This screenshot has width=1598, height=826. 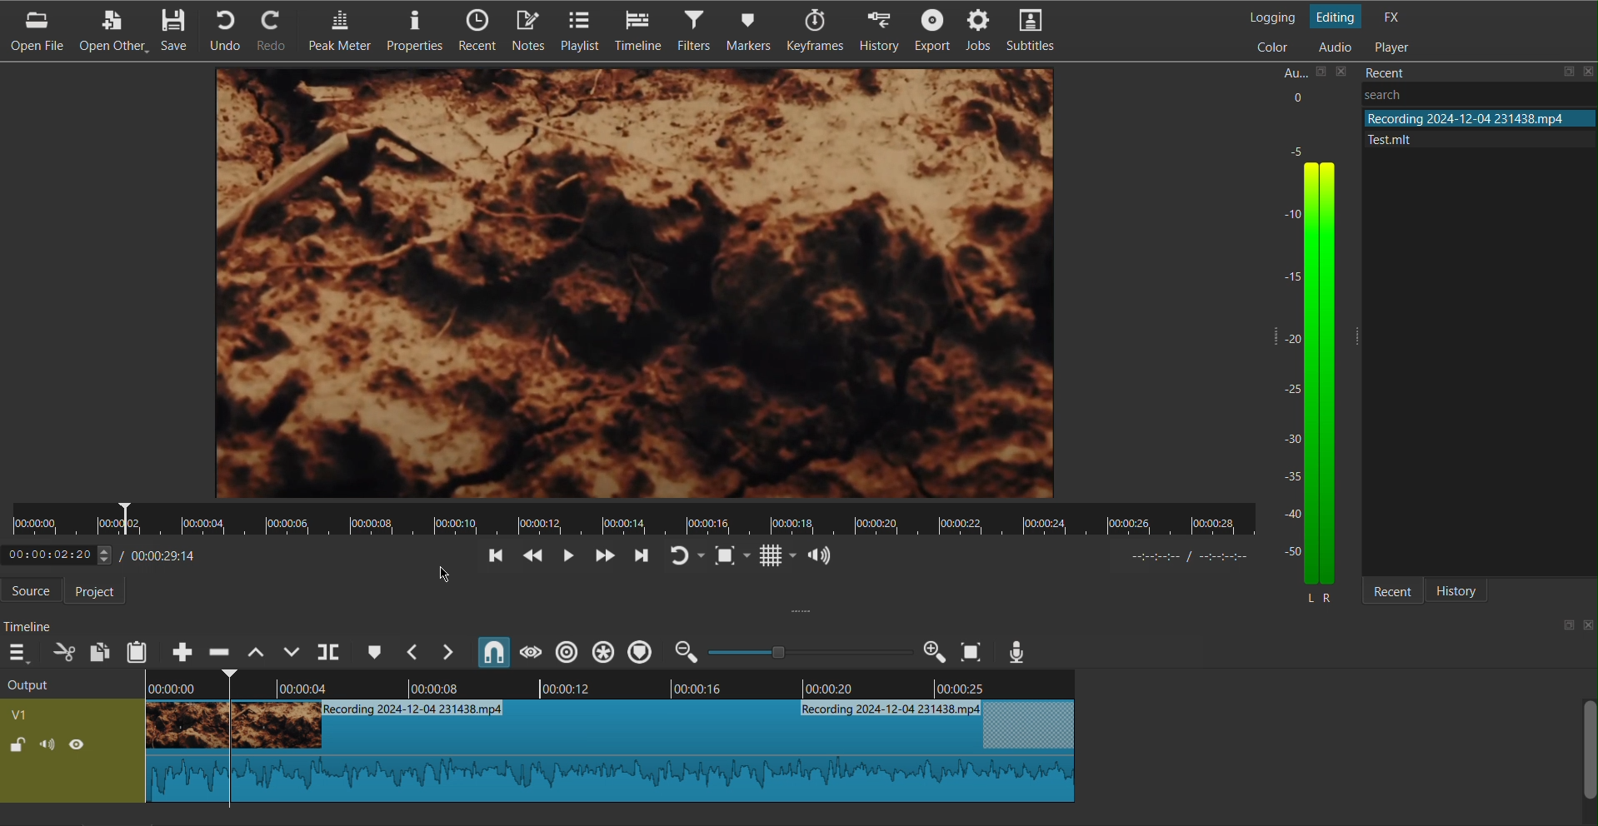 I want to click on Append, so click(x=179, y=652).